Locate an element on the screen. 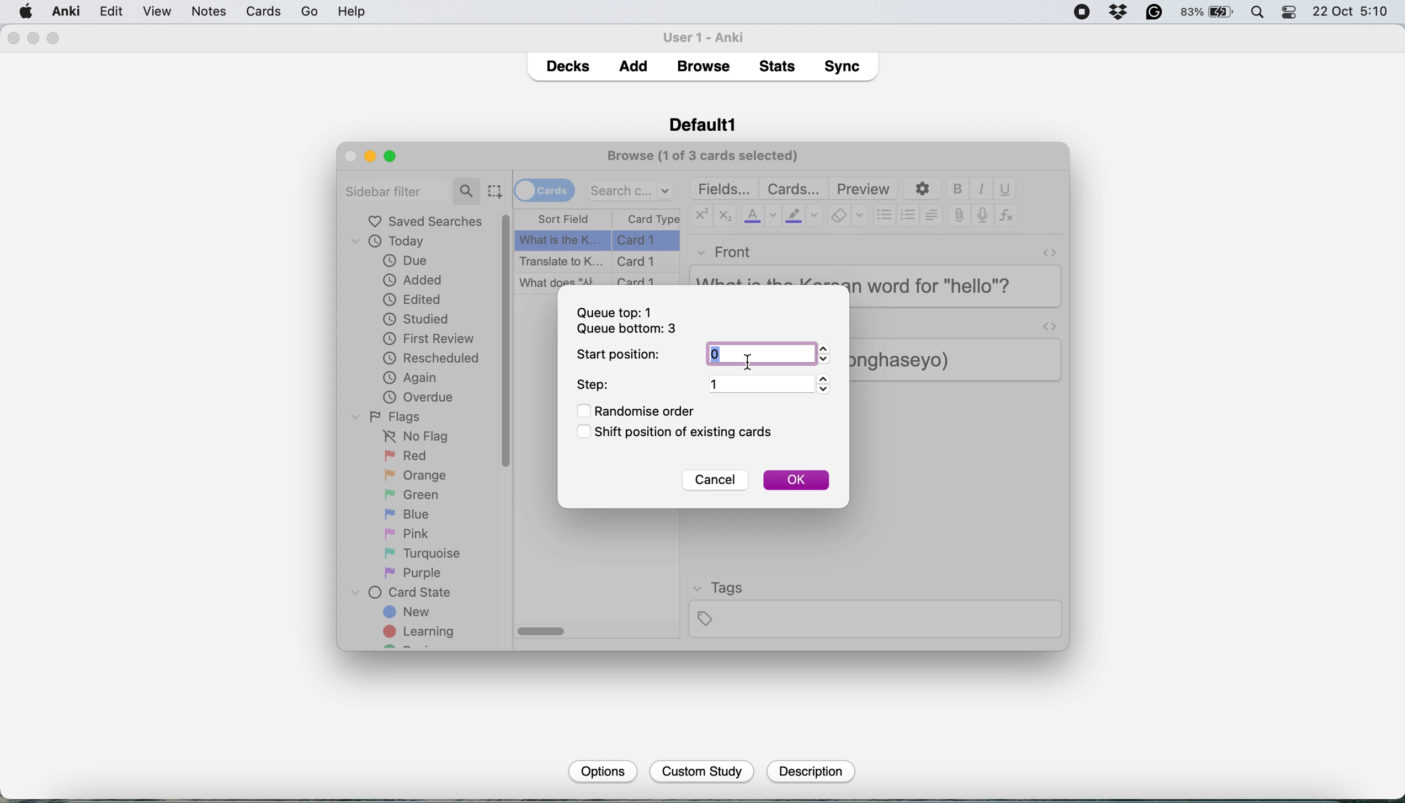 The width and height of the screenshot is (1405, 803). again is located at coordinates (411, 378).